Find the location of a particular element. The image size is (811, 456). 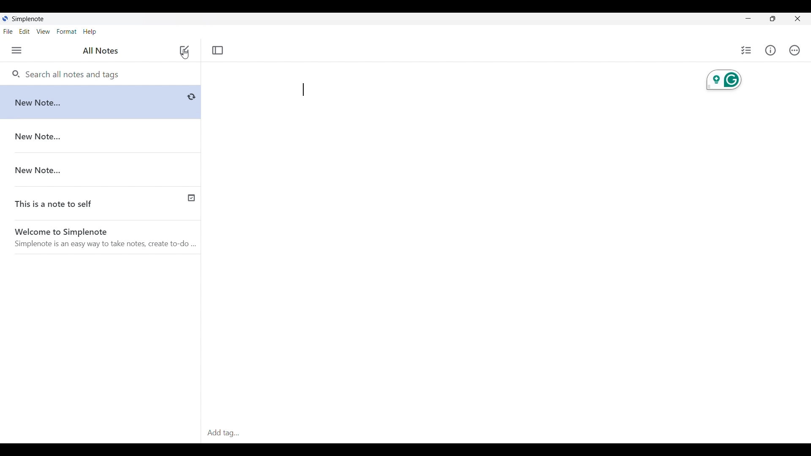

Minimize is located at coordinates (748, 19).